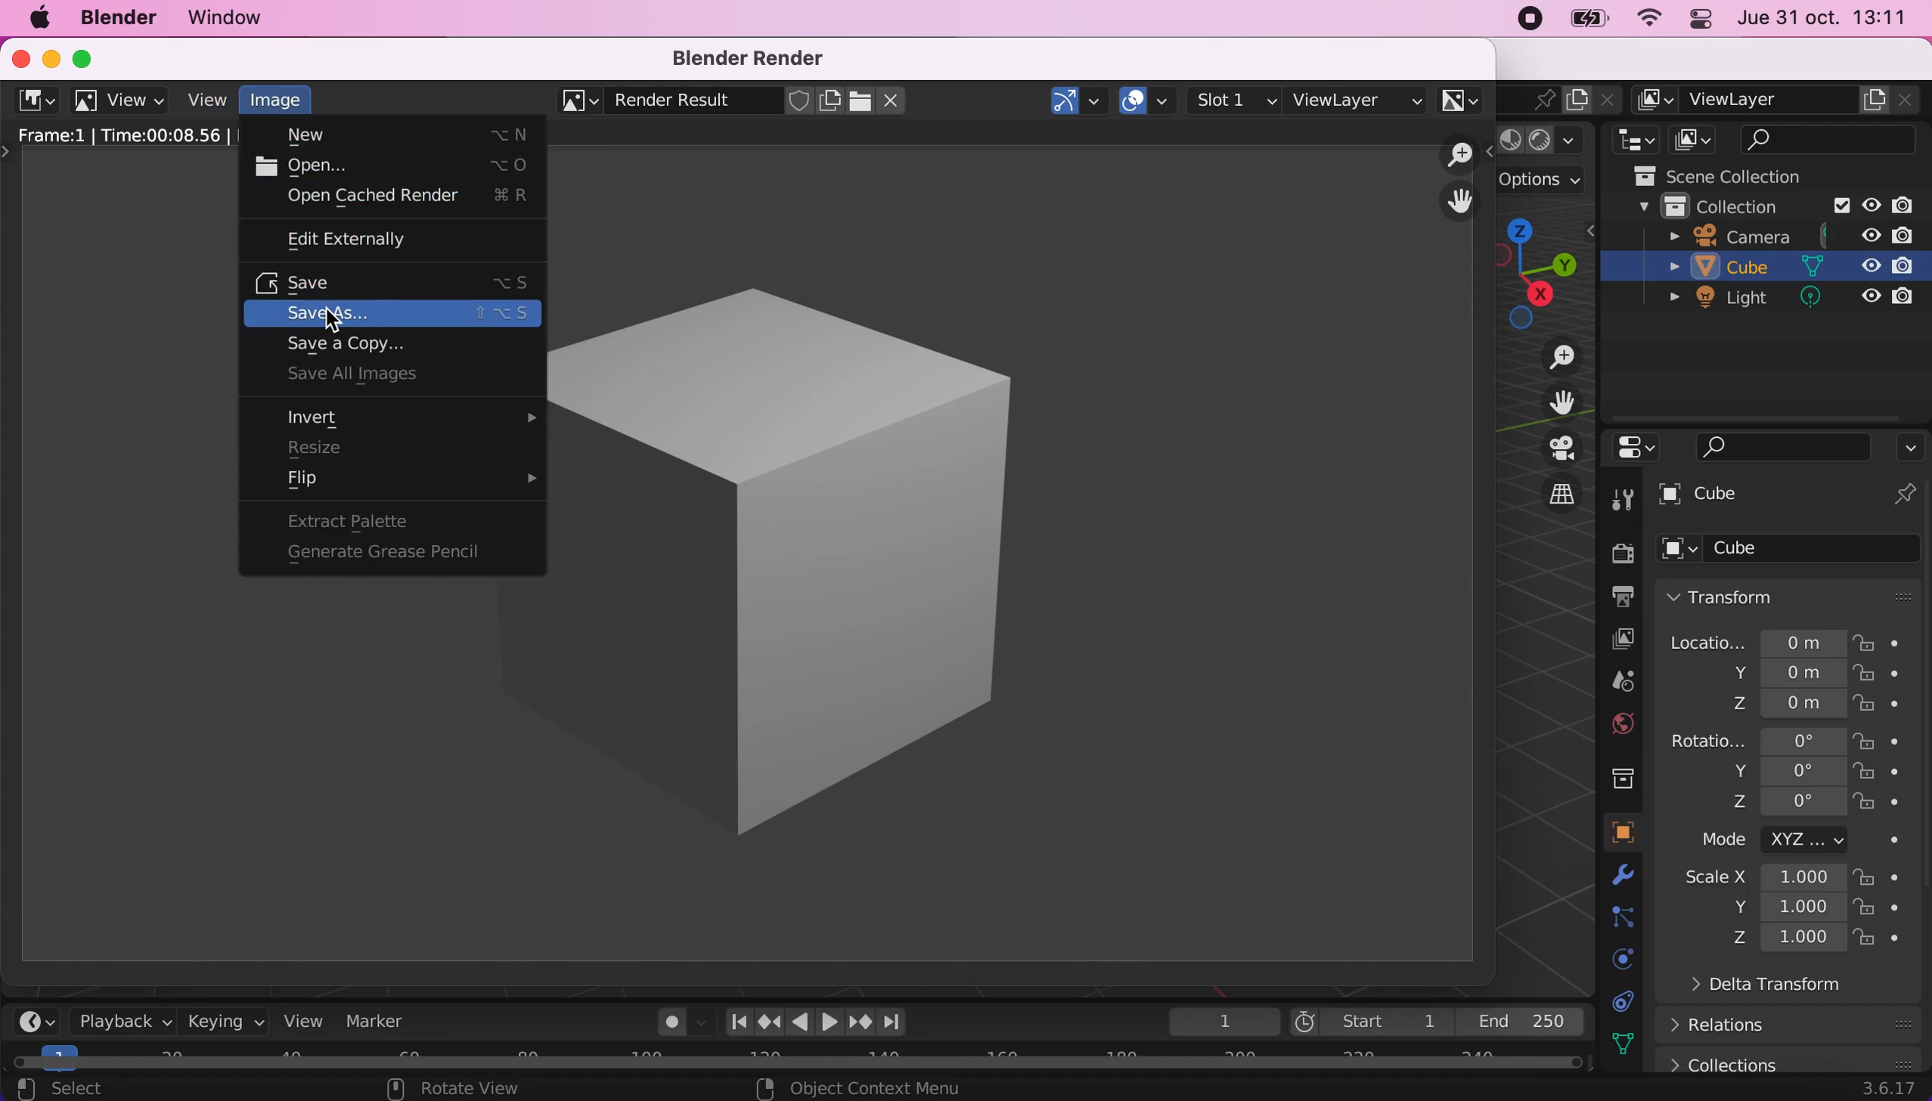 This screenshot has height=1101, width=1932. Describe the element at coordinates (990, 551) in the screenshot. I see `exported image` at that location.